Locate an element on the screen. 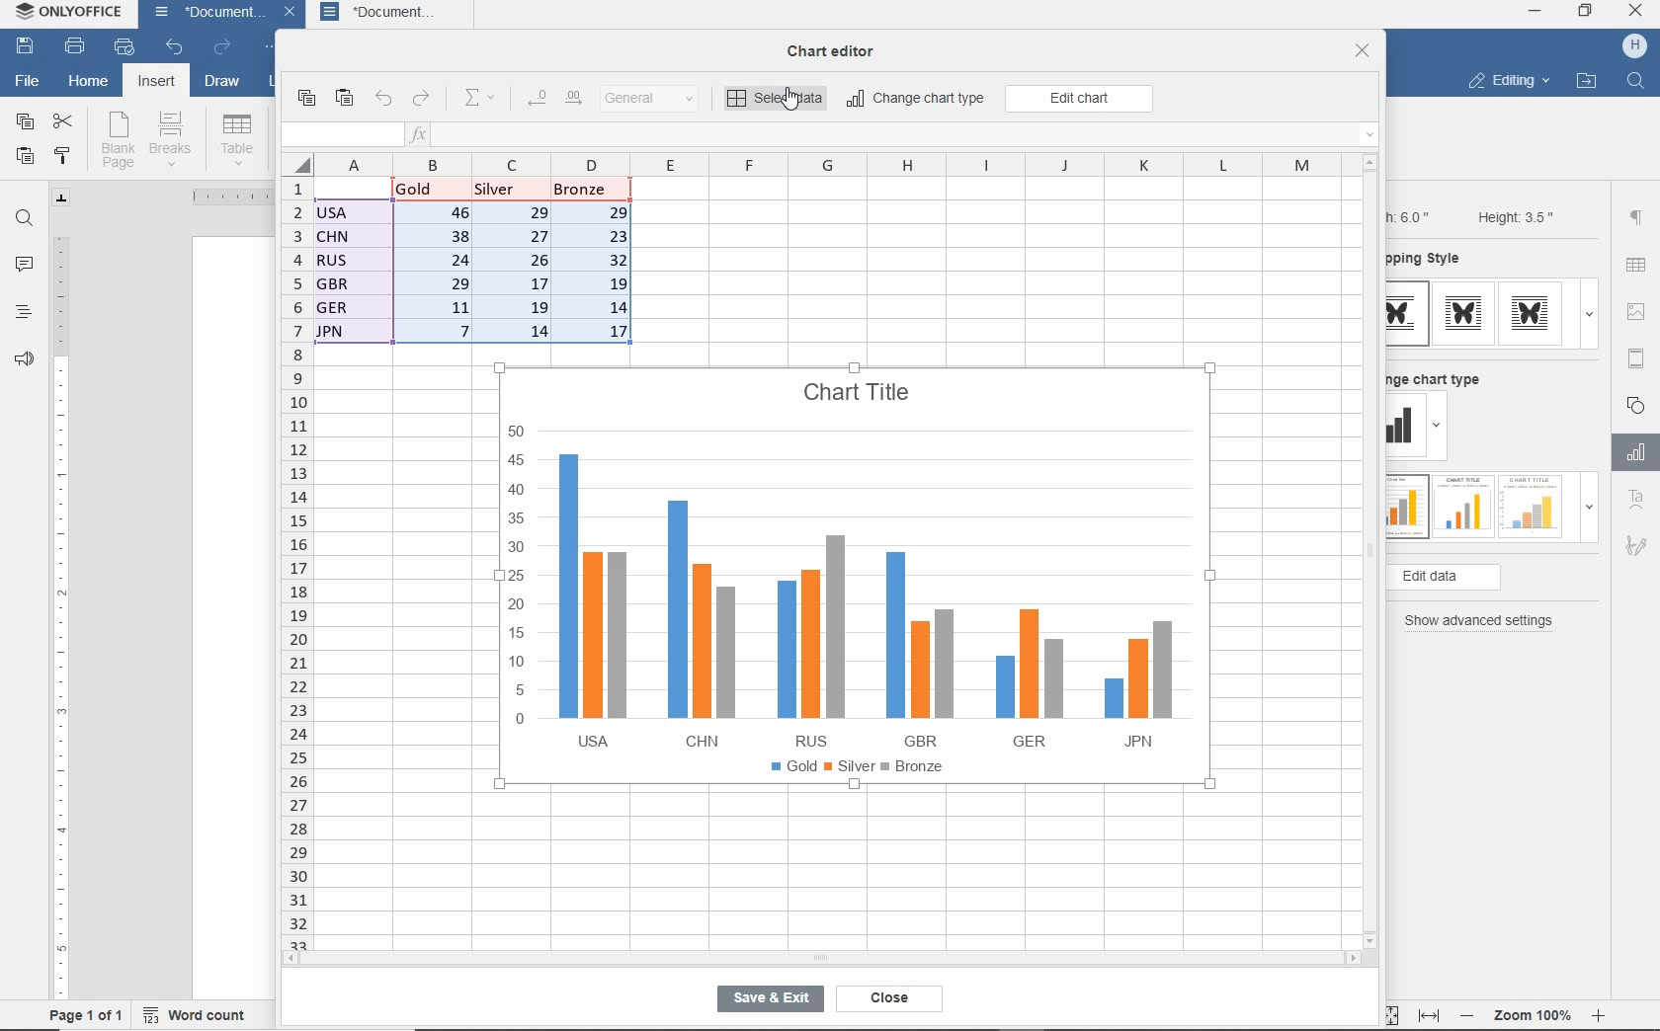 The height and width of the screenshot is (1031, 1660). restore down is located at coordinates (1586, 13).